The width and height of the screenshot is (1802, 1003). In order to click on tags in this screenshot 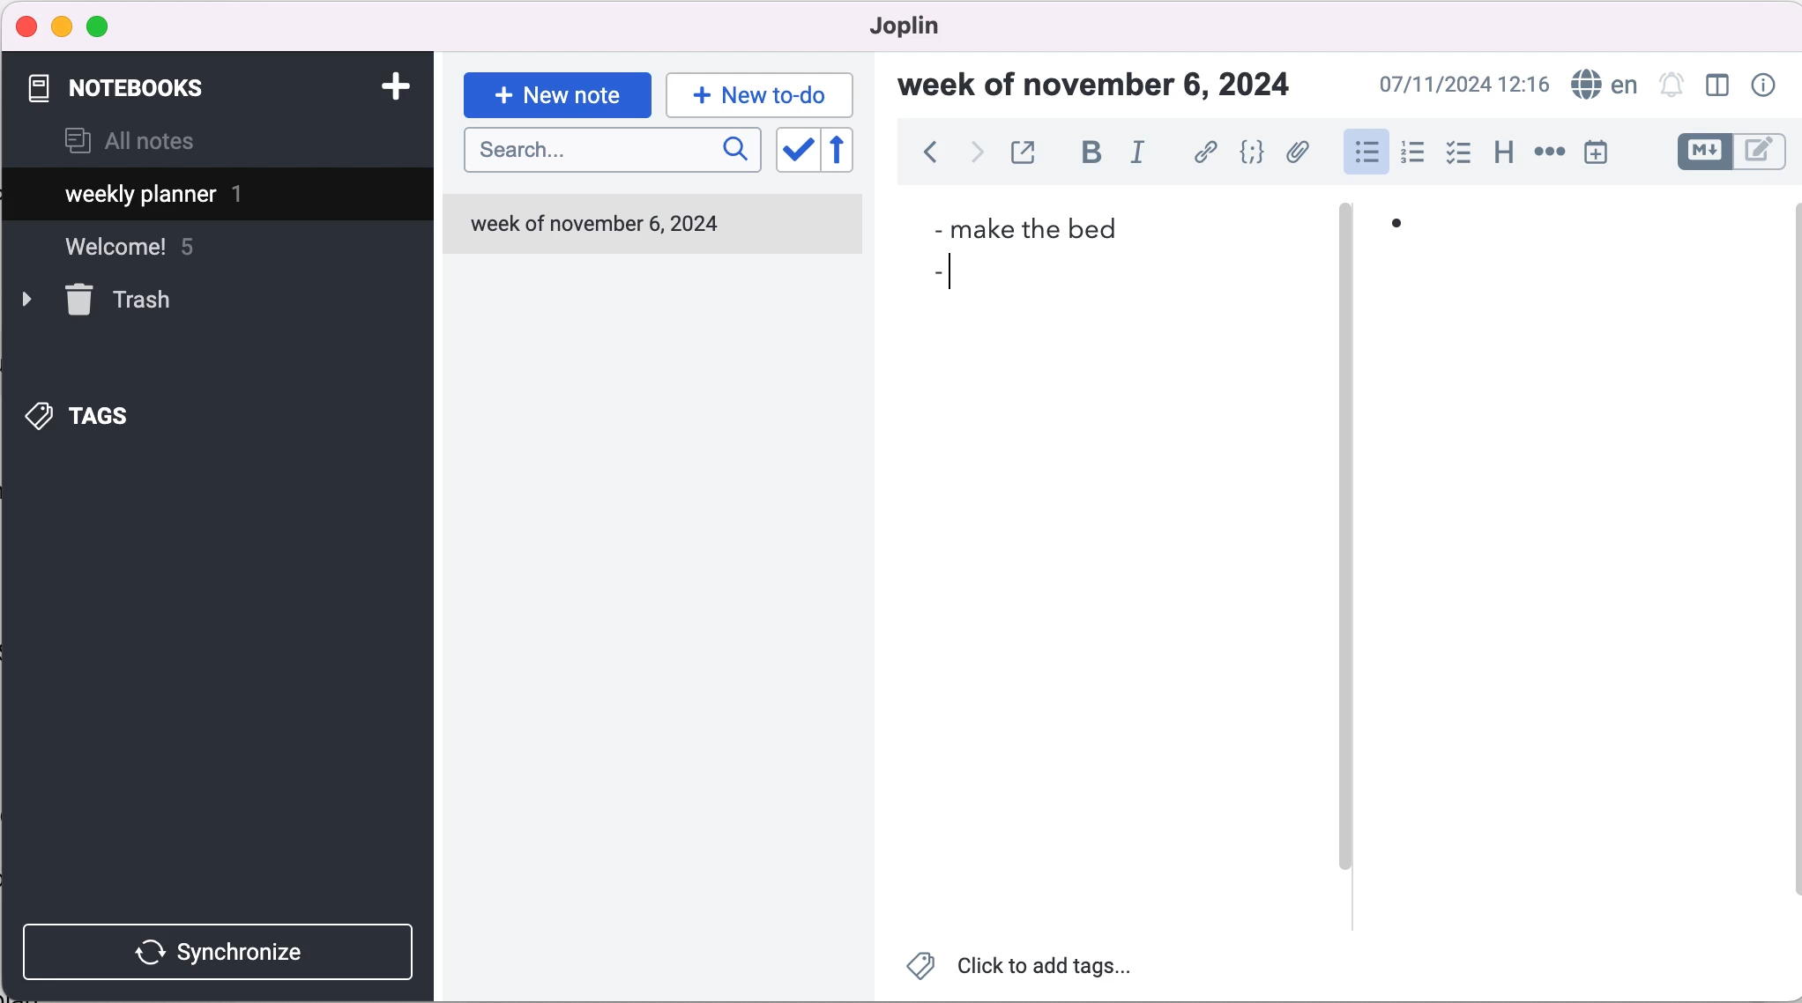, I will do `click(107, 412)`.